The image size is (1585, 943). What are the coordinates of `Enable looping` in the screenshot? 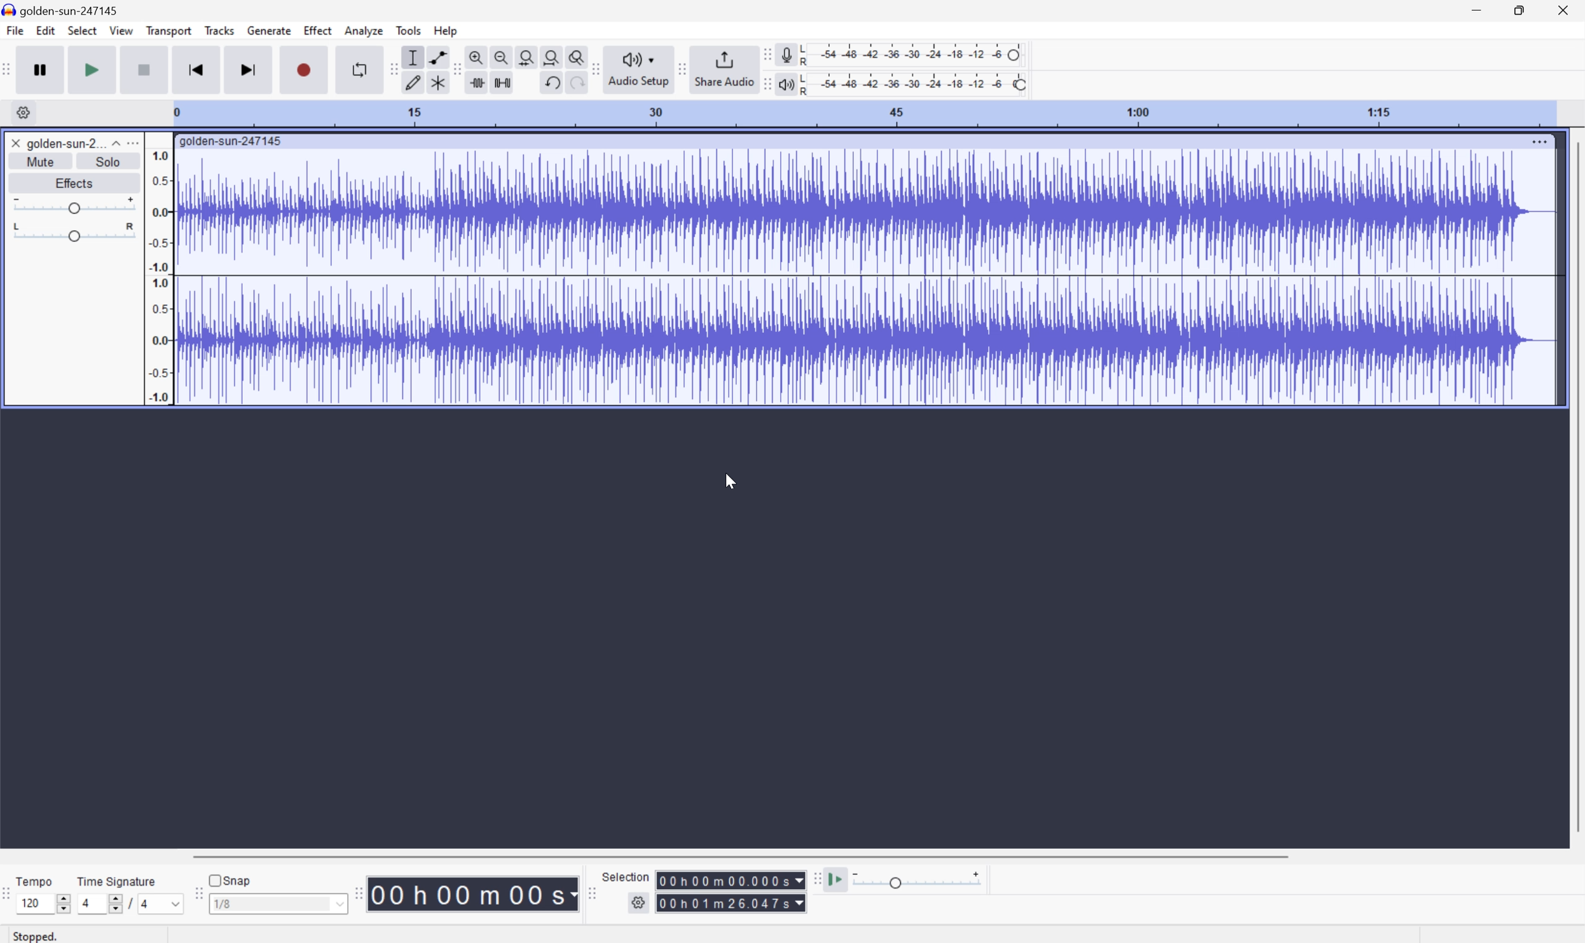 It's located at (358, 70).